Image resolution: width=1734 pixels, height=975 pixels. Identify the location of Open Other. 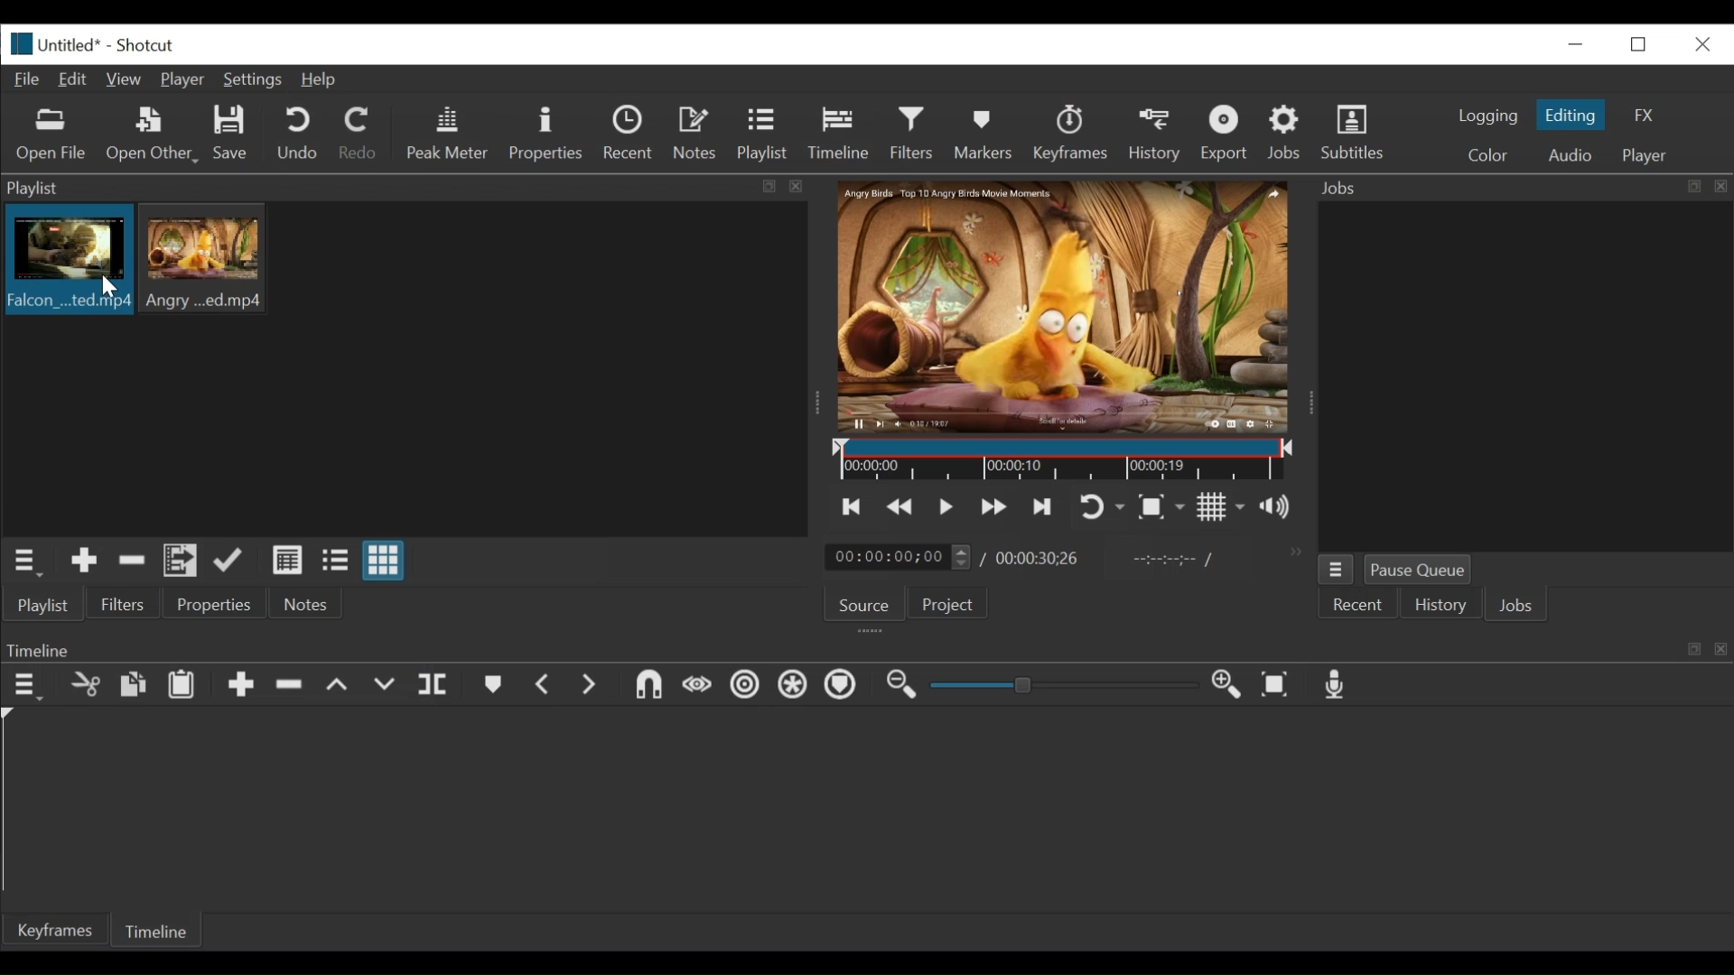
(154, 135).